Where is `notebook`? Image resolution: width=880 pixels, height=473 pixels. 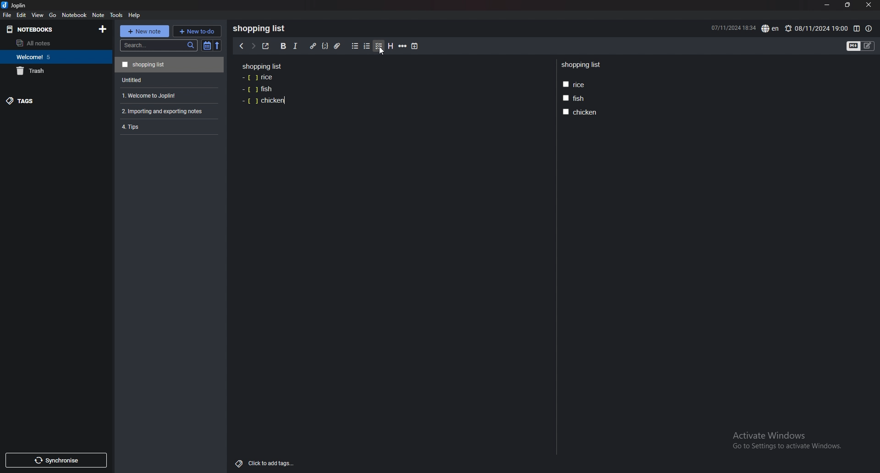
notebook is located at coordinates (75, 15).